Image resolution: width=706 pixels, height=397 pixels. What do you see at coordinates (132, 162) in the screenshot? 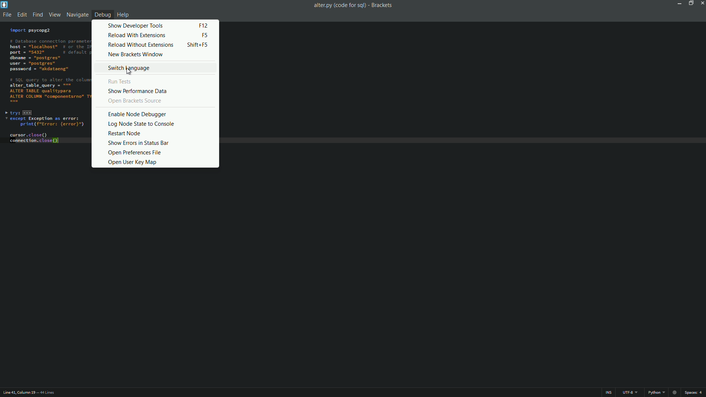
I see `open user key map` at bounding box center [132, 162].